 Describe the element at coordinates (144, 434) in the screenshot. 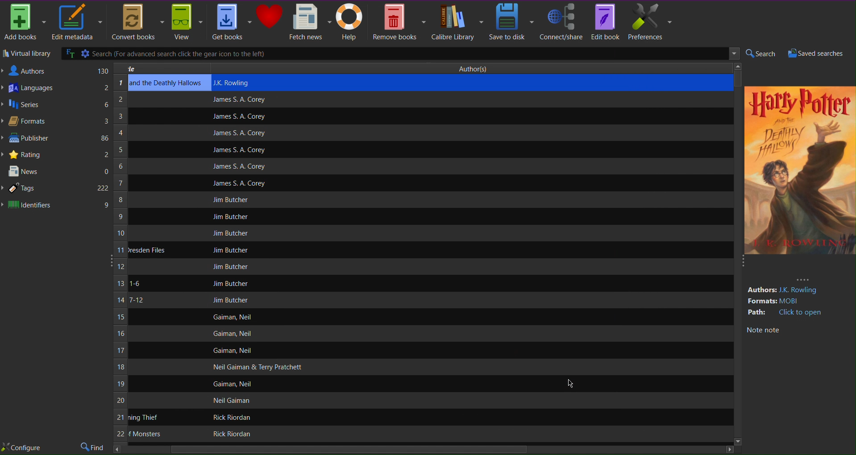

I see `Monsters` at that location.